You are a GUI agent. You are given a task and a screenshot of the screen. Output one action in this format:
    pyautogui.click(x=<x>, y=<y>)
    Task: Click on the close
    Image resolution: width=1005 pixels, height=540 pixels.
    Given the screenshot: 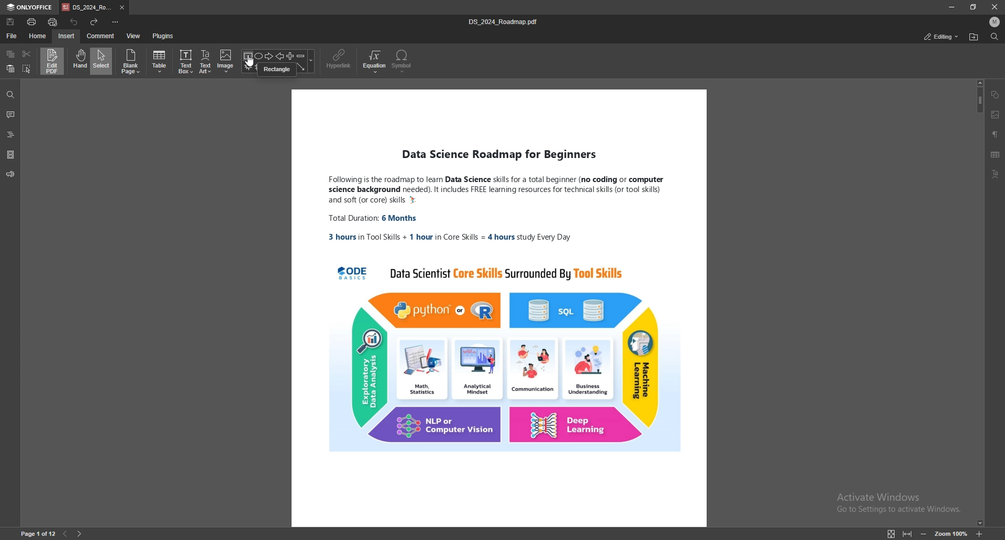 What is the action you would take?
    pyautogui.click(x=995, y=6)
    